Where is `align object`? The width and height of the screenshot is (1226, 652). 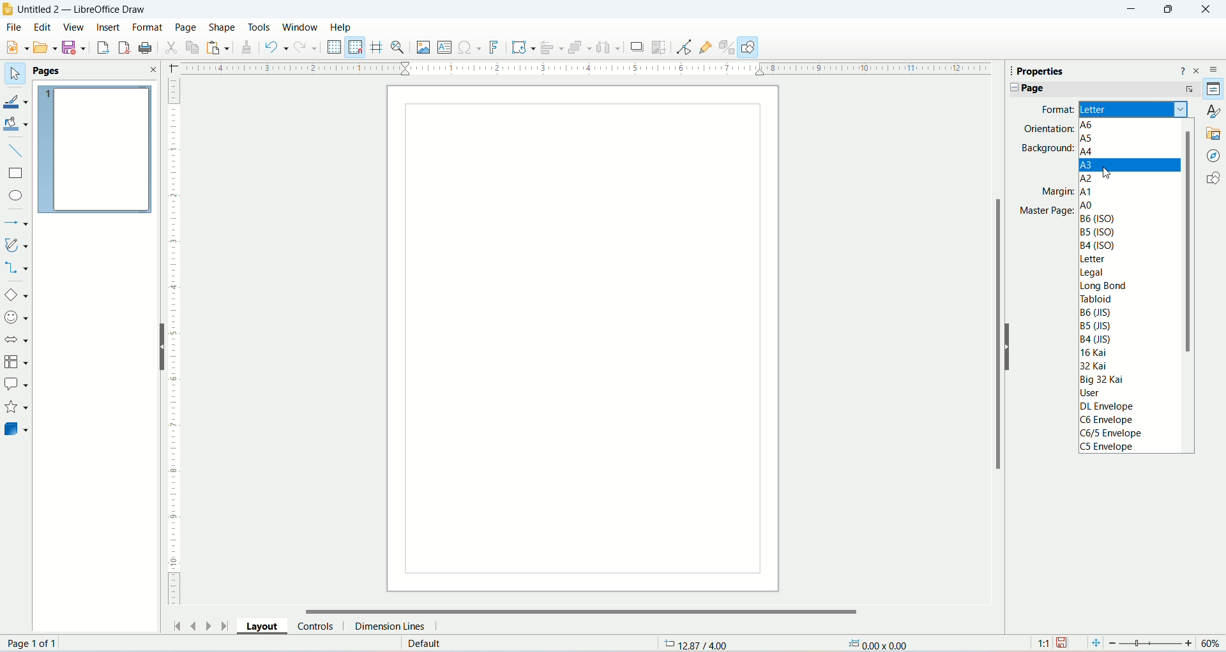 align object is located at coordinates (551, 49).